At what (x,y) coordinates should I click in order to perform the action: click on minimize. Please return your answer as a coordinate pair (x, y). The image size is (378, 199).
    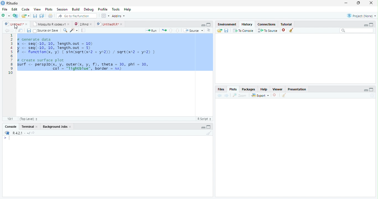
    Looking at the image, I should click on (346, 3).